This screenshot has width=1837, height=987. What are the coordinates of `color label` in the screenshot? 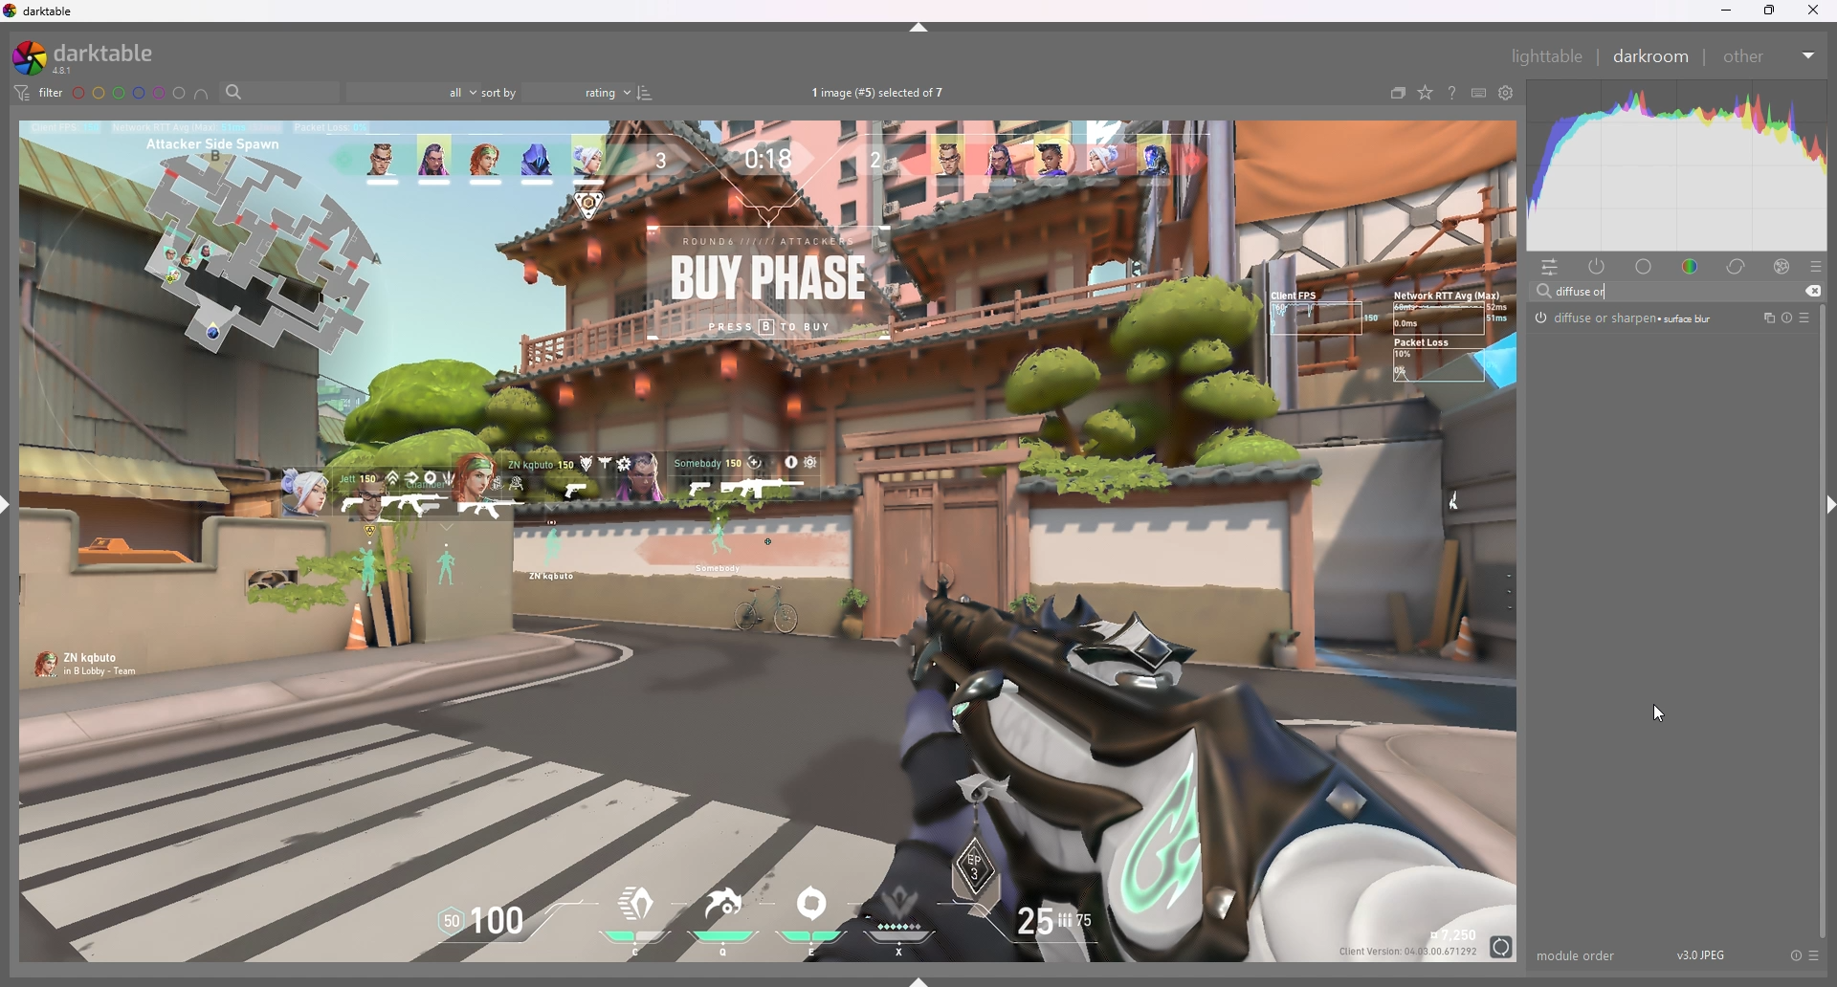 It's located at (128, 93).